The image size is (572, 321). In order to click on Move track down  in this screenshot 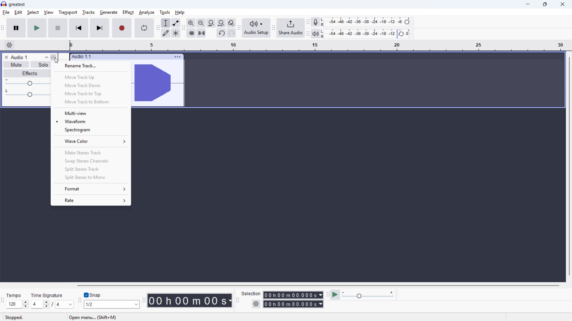, I will do `click(91, 85)`.